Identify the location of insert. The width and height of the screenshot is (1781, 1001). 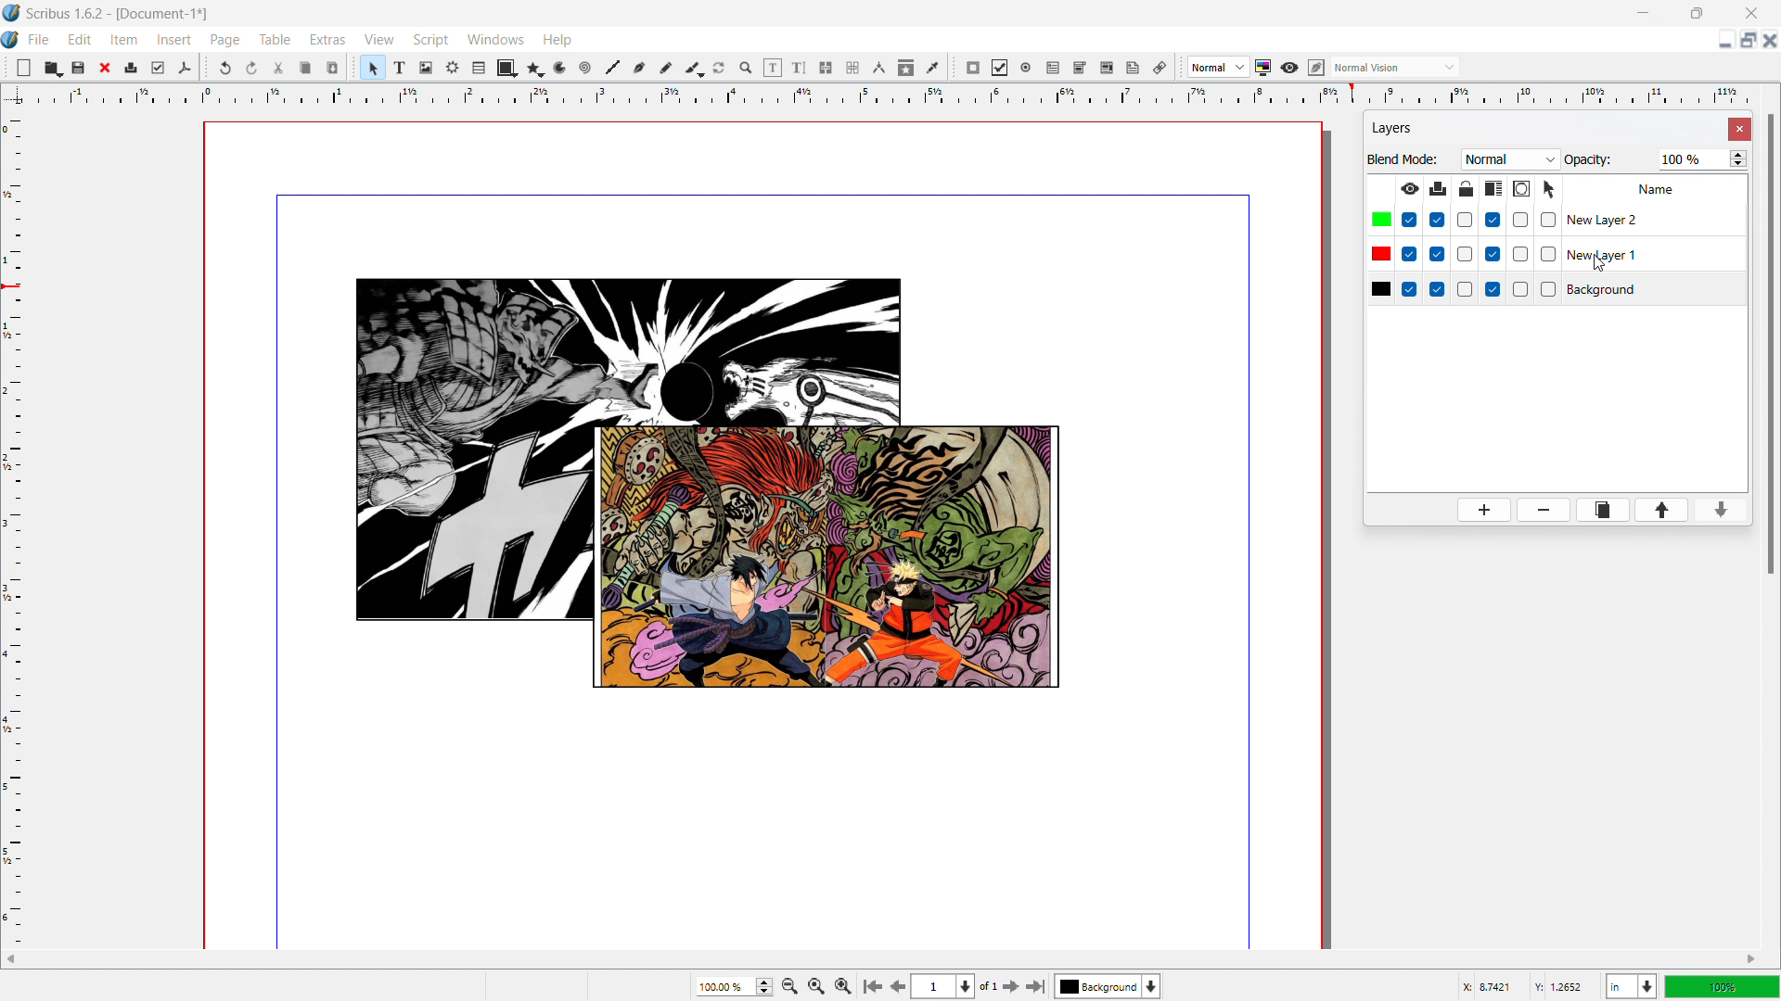
(174, 39).